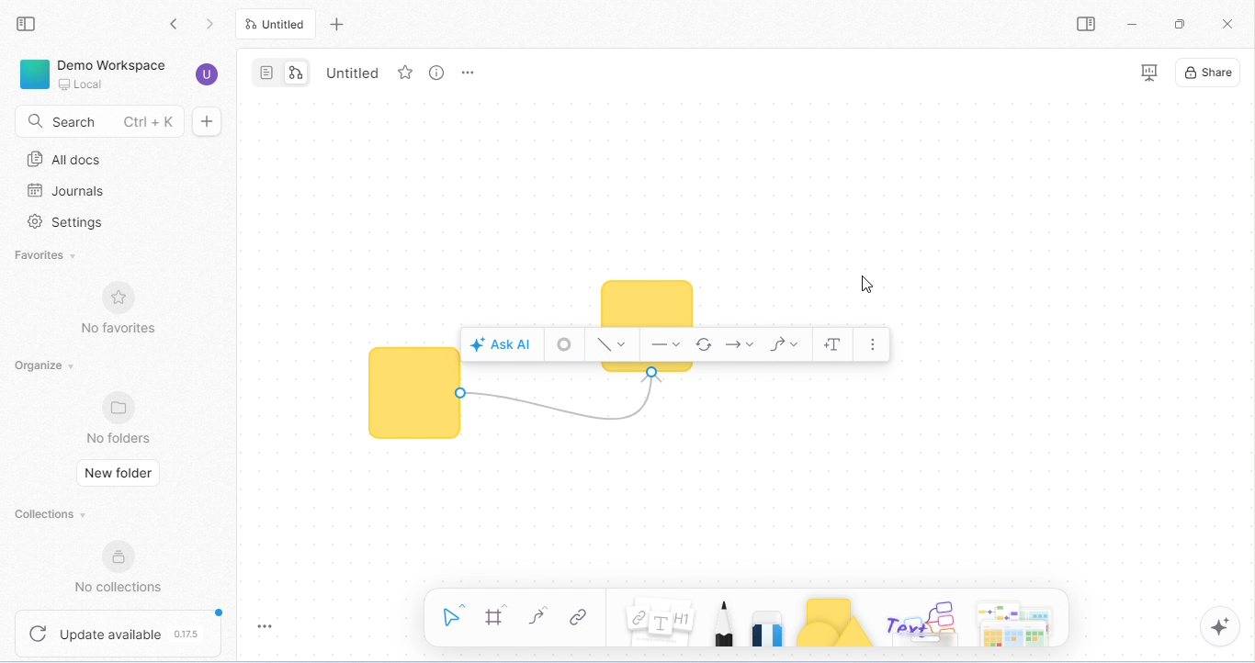 This screenshot has width=1255, height=663. I want to click on shapes, so click(836, 622).